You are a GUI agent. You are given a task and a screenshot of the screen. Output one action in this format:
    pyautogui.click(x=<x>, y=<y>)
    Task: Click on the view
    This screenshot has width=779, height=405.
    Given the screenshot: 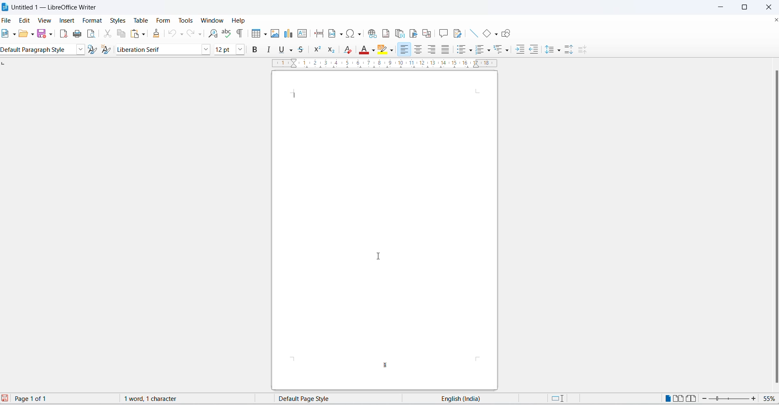 What is the action you would take?
    pyautogui.click(x=45, y=20)
    